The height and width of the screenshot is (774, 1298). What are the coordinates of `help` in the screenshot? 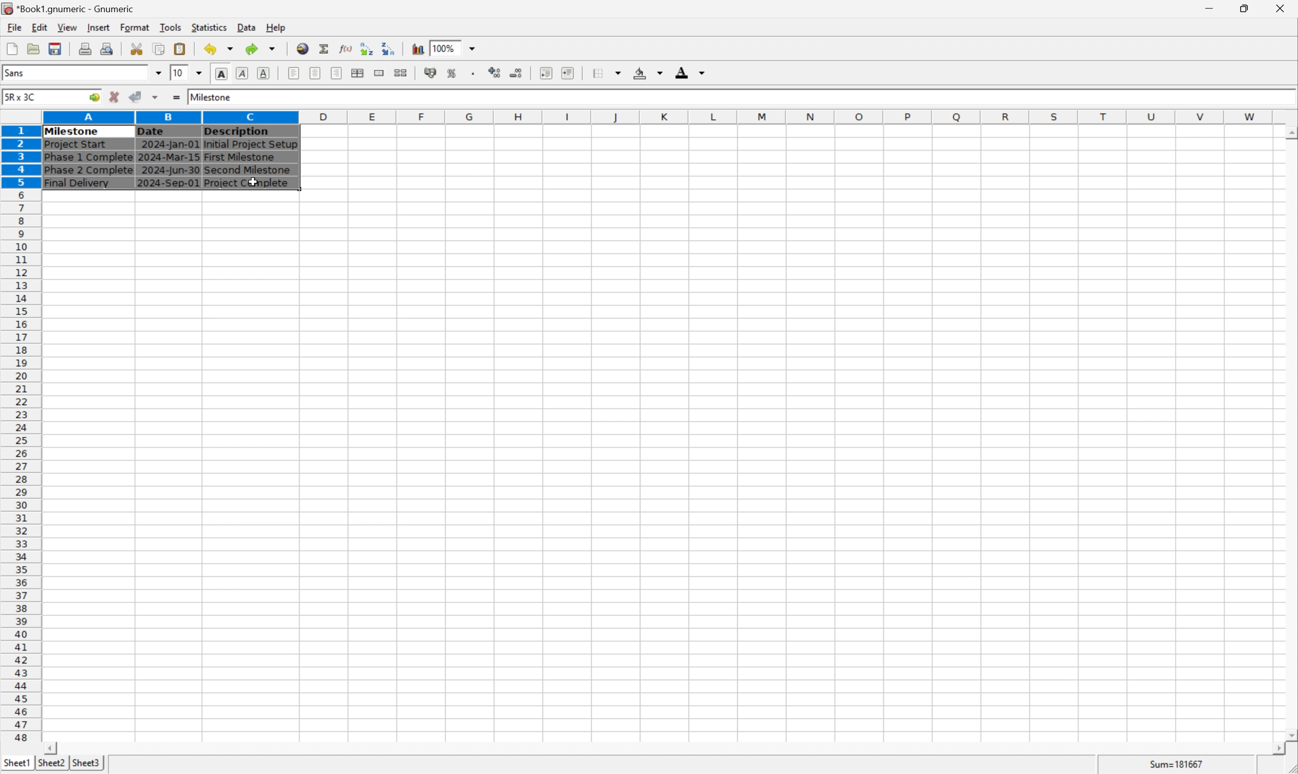 It's located at (276, 26).